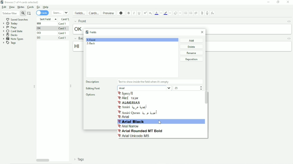 This screenshot has width=293, height=164. Describe the element at coordinates (125, 117) in the screenshot. I see `Arial` at that location.